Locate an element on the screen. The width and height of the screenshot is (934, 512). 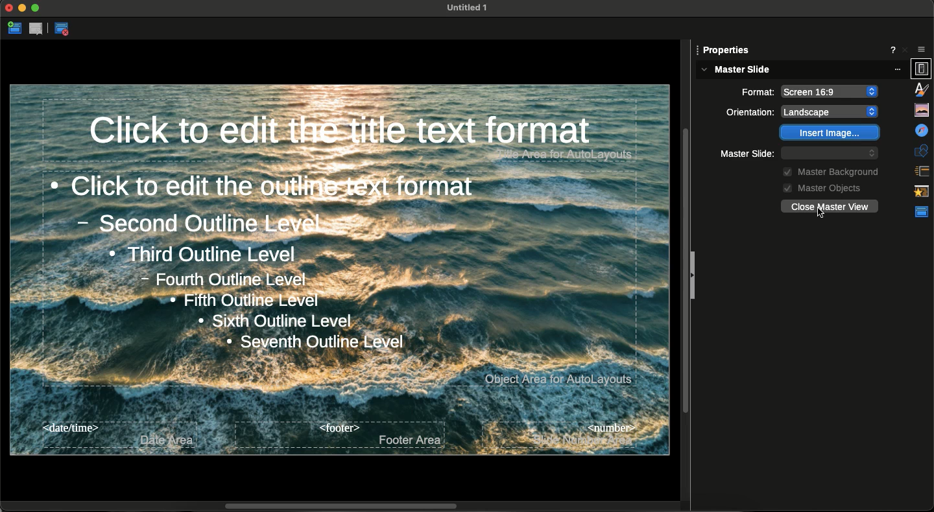
Shapes is located at coordinates (922, 128).